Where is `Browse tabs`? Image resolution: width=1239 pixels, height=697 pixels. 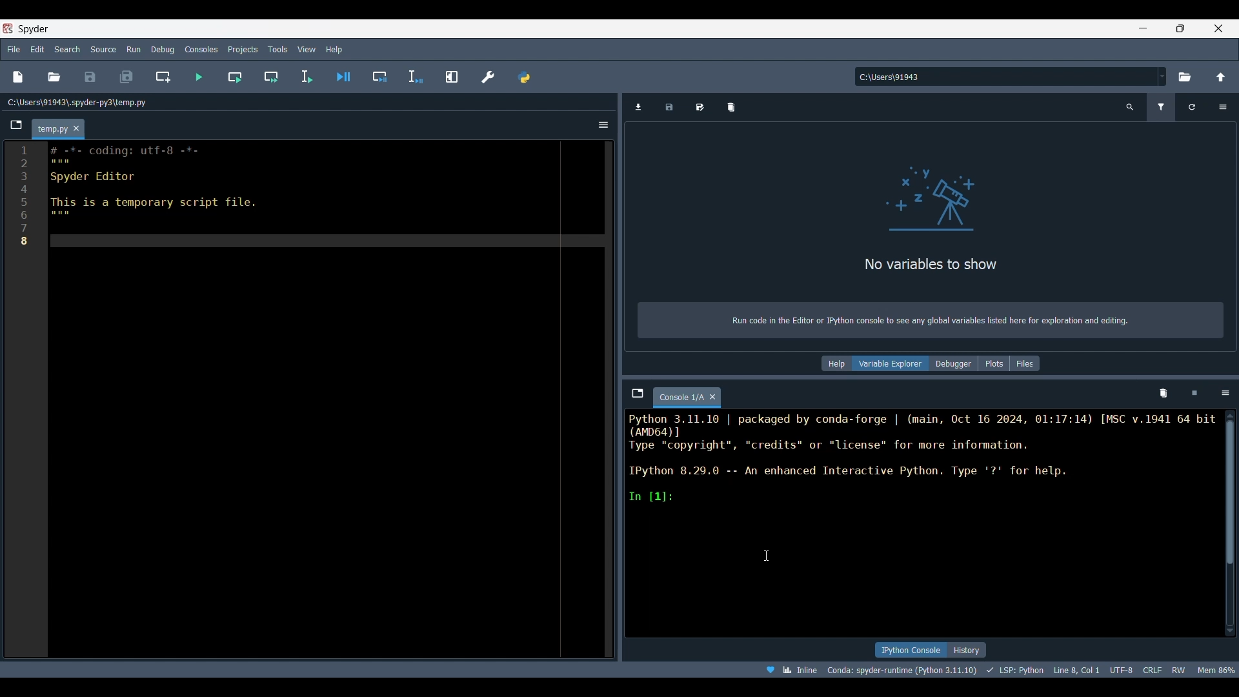
Browse tabs is located at coordinates (638, 393).